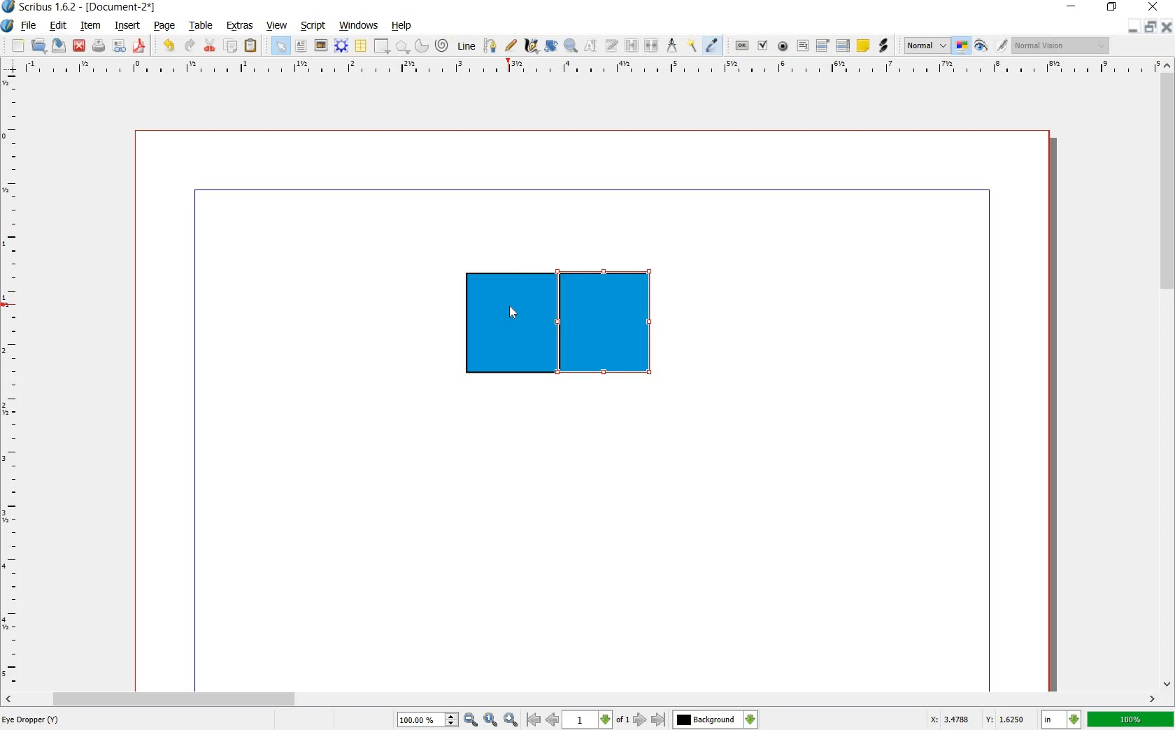 This screenshot has width=1175, height=730. I want to click on in, so click(1060, 719).